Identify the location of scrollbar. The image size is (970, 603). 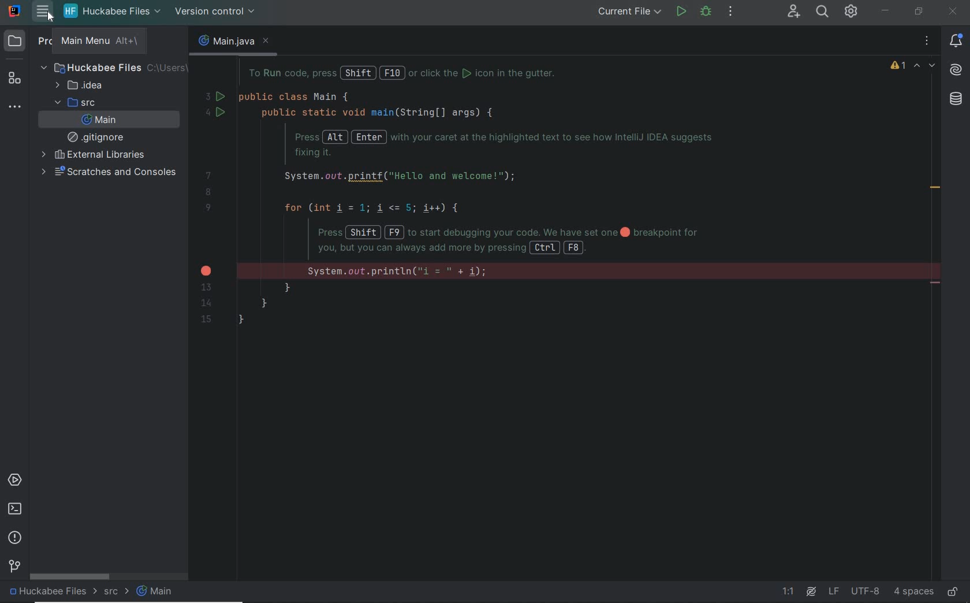
(70, 577).